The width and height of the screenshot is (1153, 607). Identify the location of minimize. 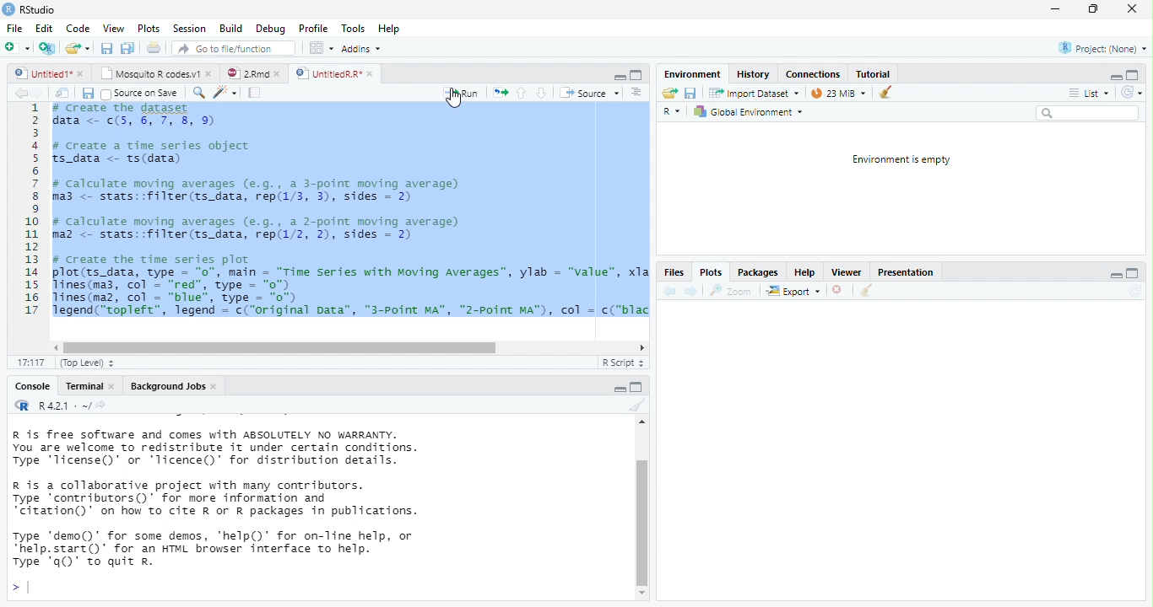
(1117, 277).